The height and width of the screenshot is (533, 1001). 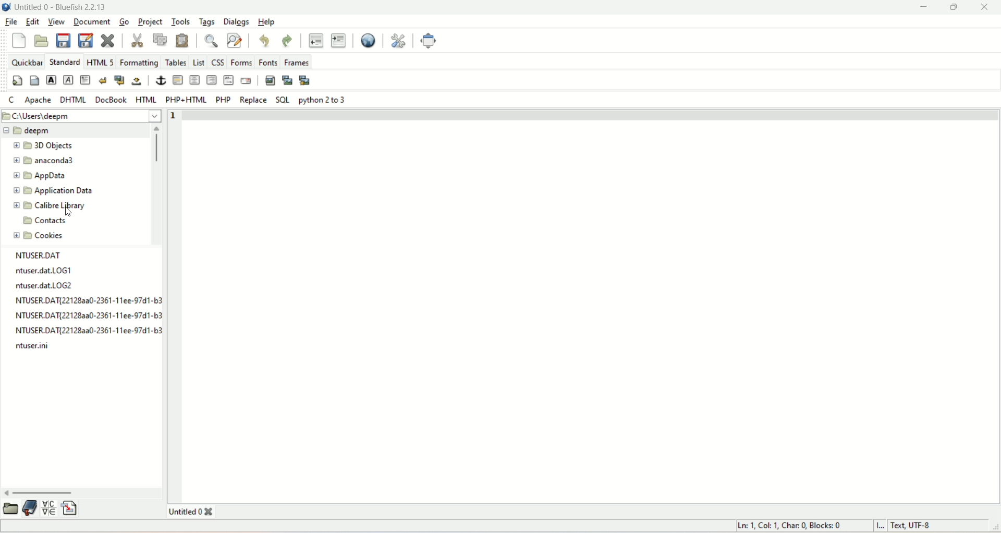 I want to click on horizontal rule, so click(x=179, y=80).